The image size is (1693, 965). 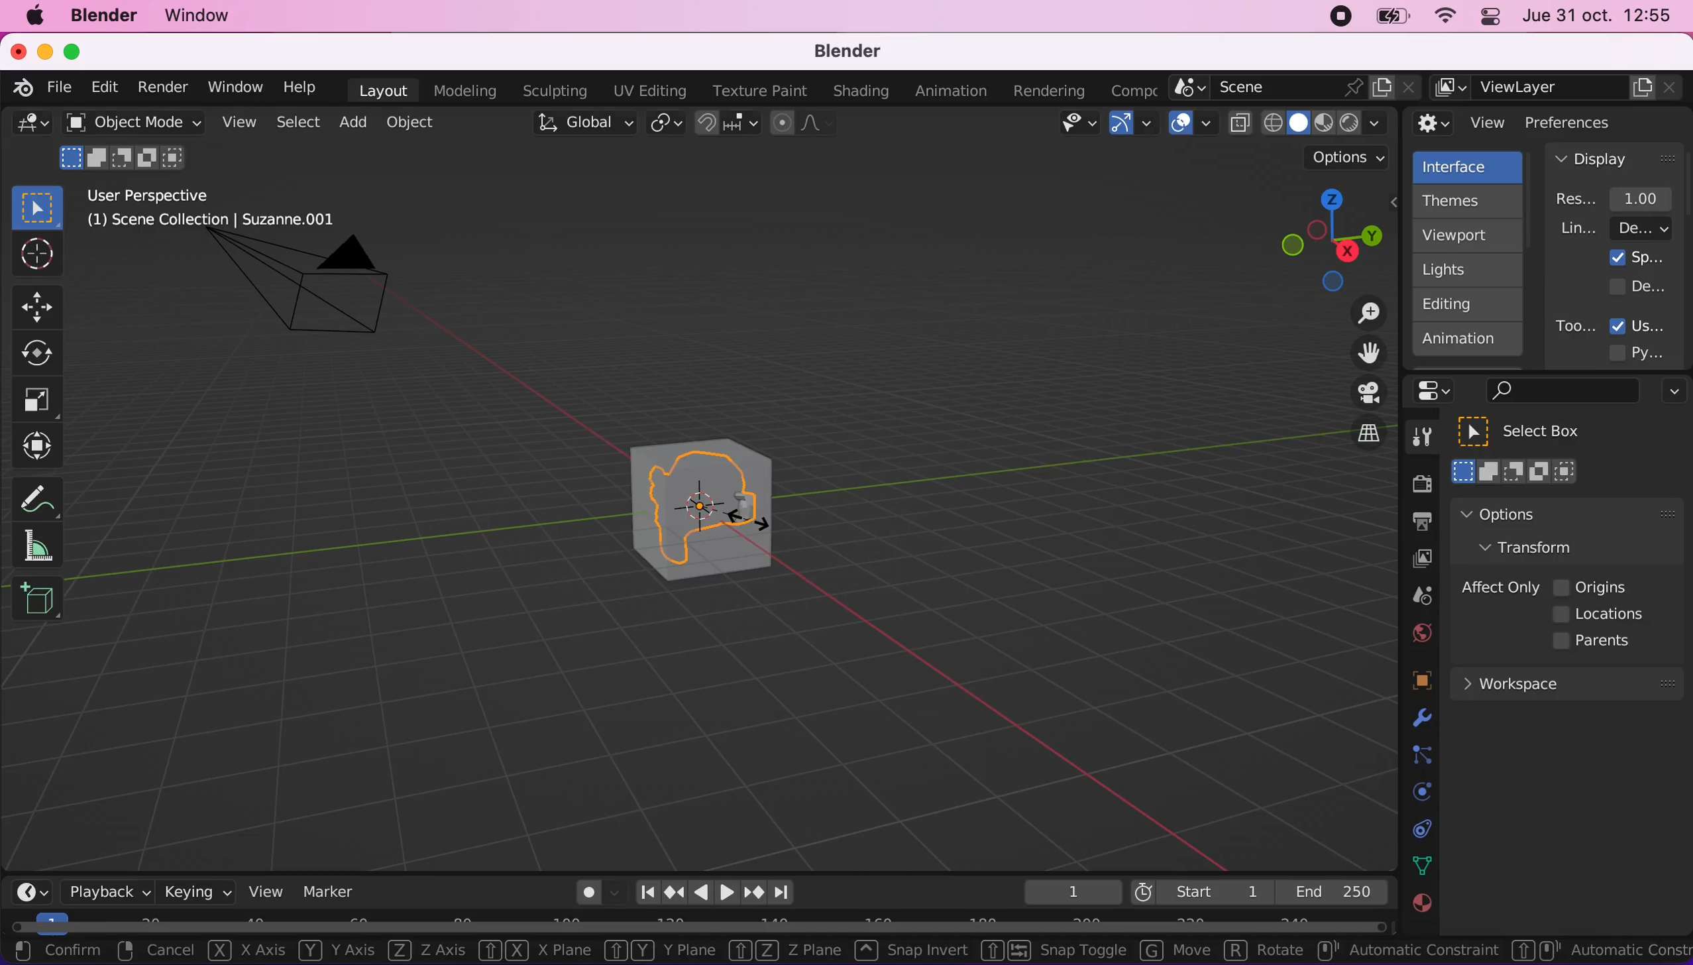 I want to click on keying, so click(x=195, y=891).